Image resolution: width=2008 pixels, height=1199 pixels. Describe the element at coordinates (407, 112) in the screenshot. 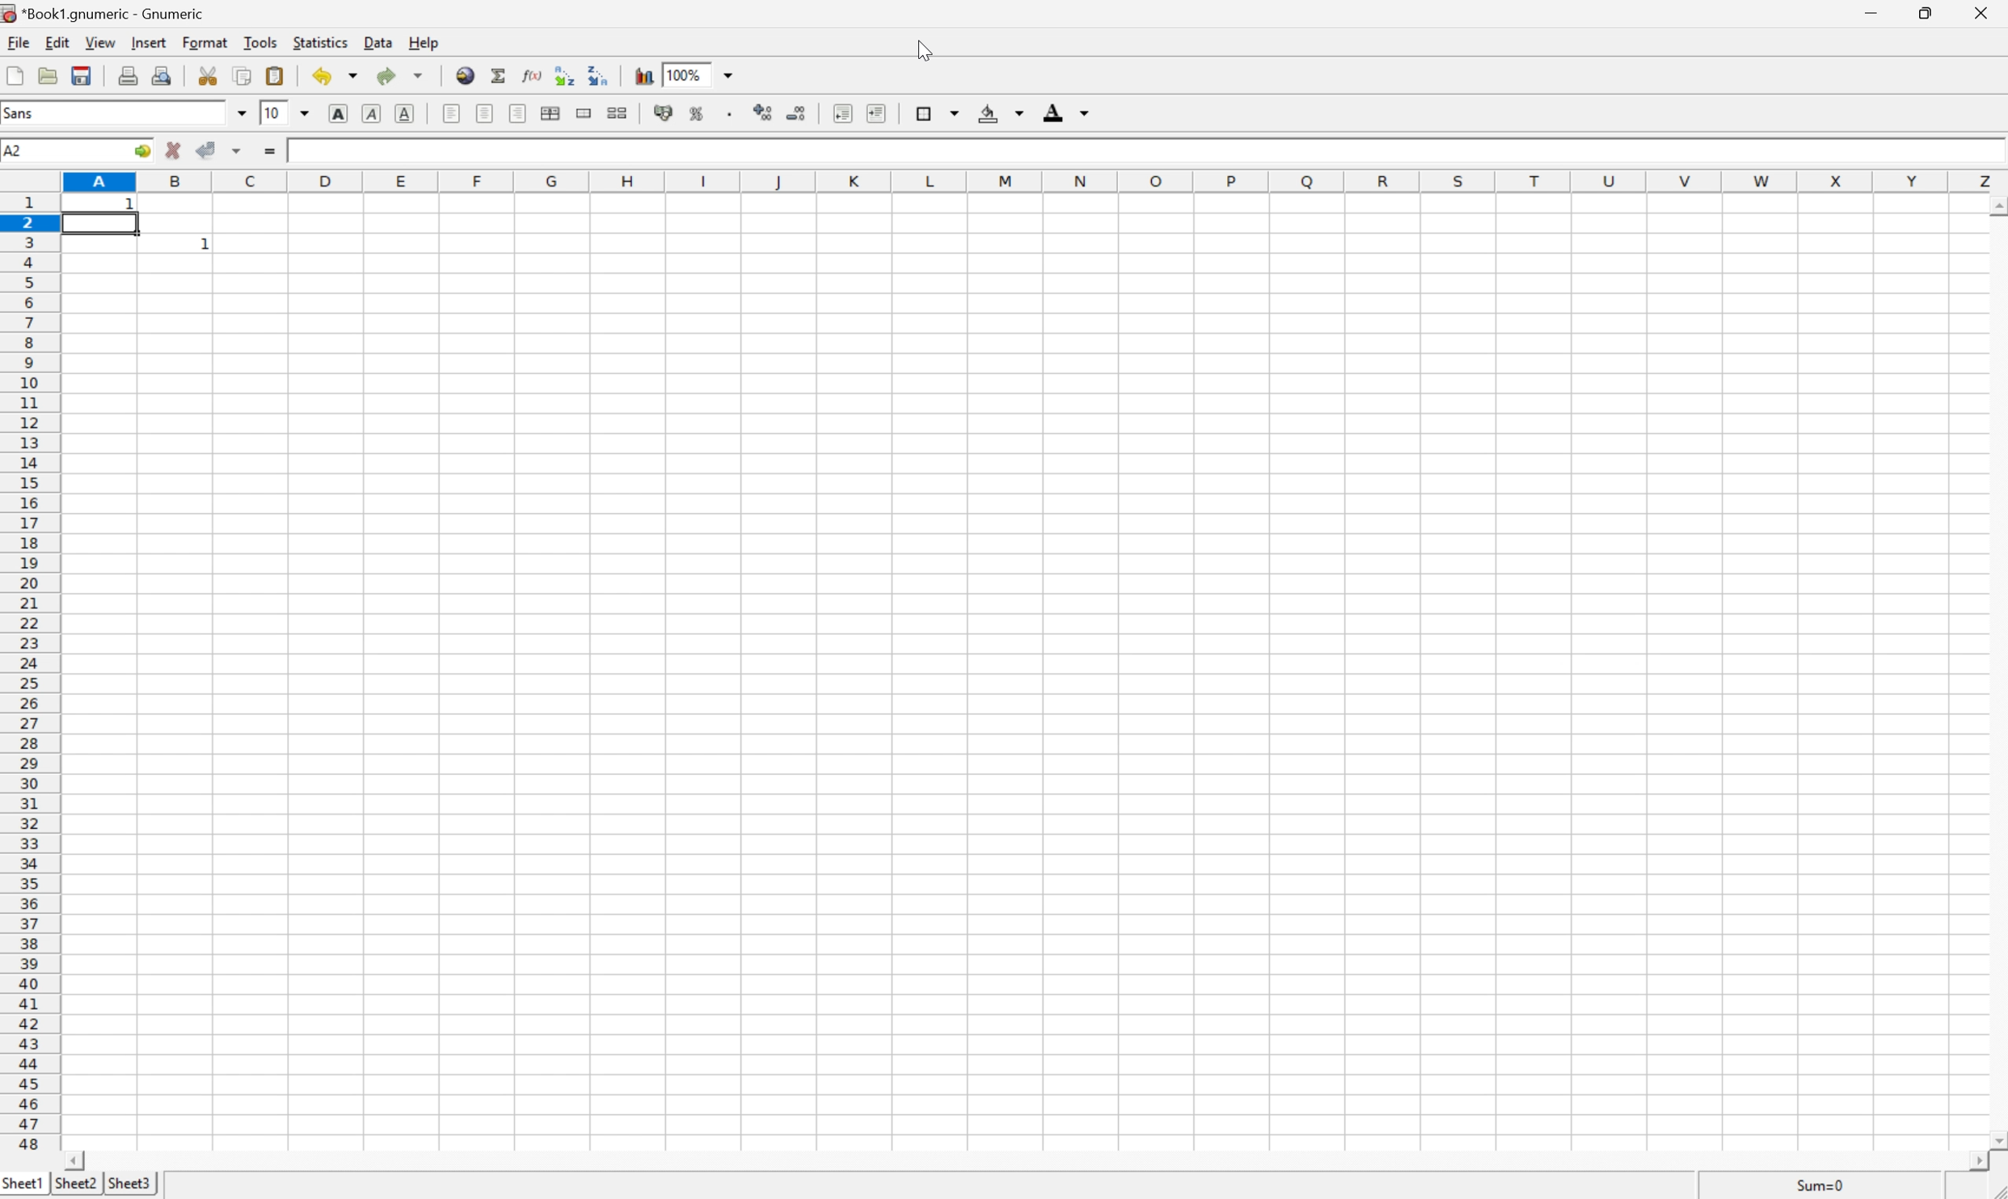

I see `underline` at that location.